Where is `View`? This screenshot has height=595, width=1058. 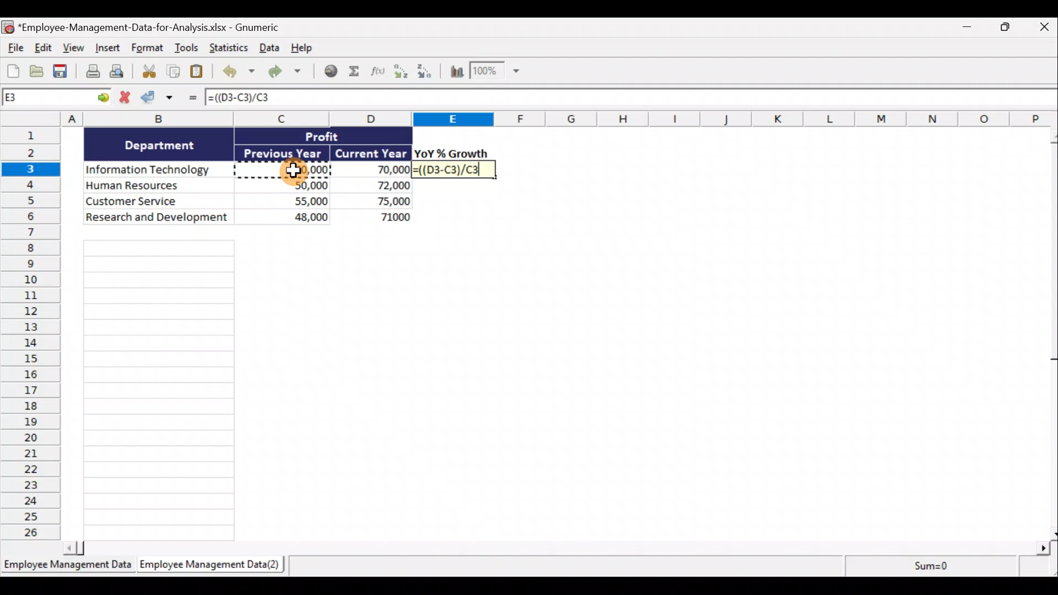 View is located at coordinates (72, 47).